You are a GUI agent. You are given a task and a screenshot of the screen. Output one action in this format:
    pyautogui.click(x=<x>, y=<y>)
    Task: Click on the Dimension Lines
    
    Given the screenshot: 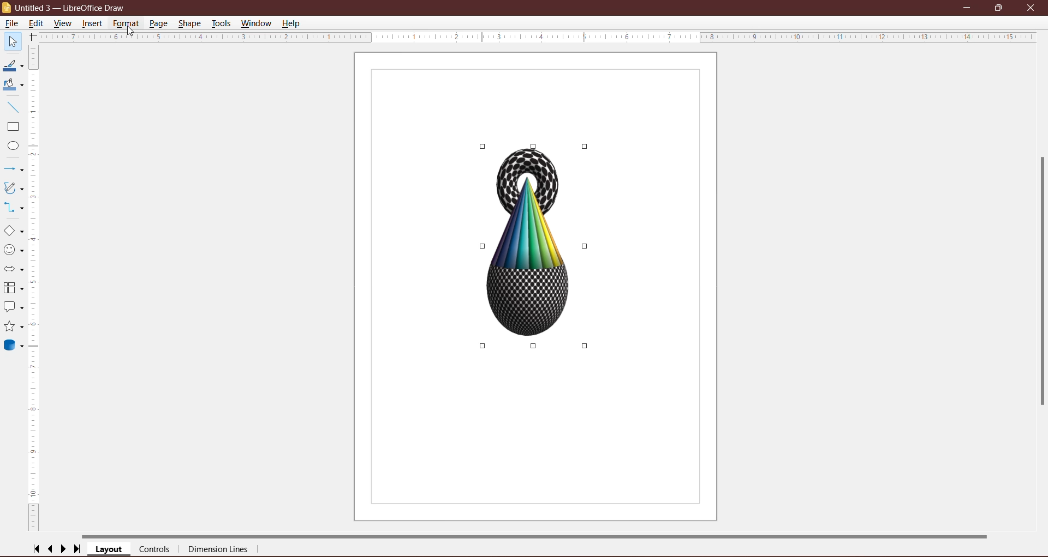 What is the action you would take?
    pyautogui.click(x=219, y=550)
    